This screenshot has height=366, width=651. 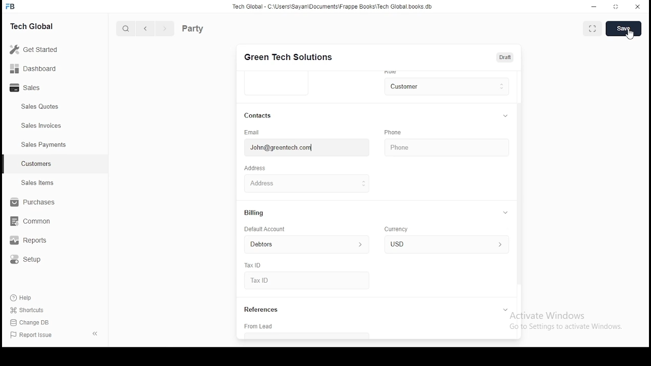 I want to click on common, so click(x=30, y=222).